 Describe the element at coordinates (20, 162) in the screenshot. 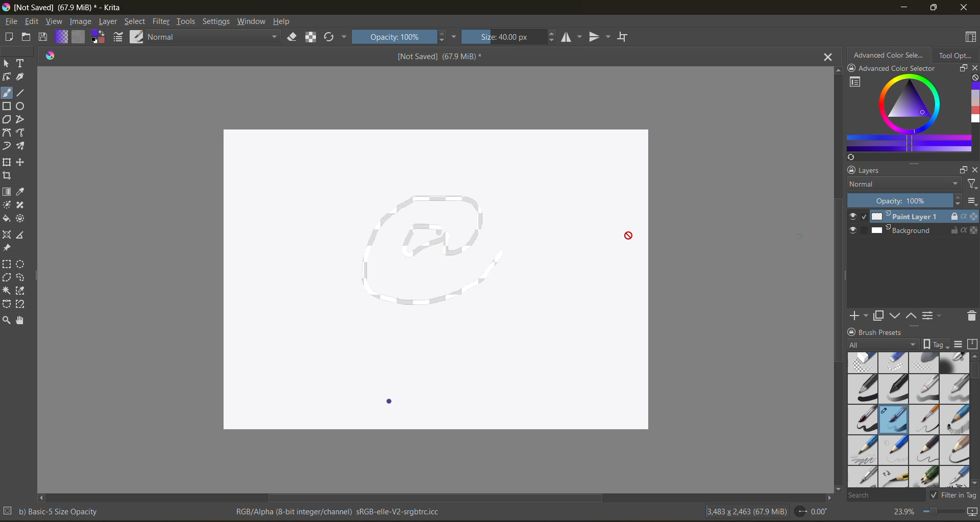

I see `move a layer` at that location.